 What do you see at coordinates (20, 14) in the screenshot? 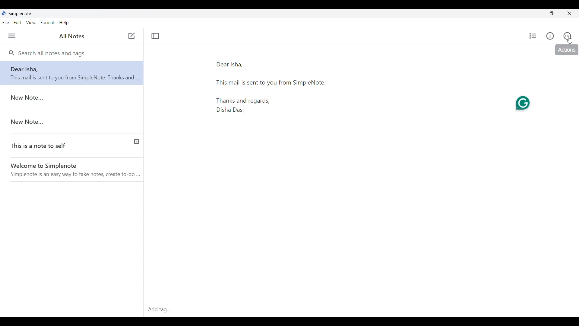
I see `Simplenote` at bounding box center [20, 14].